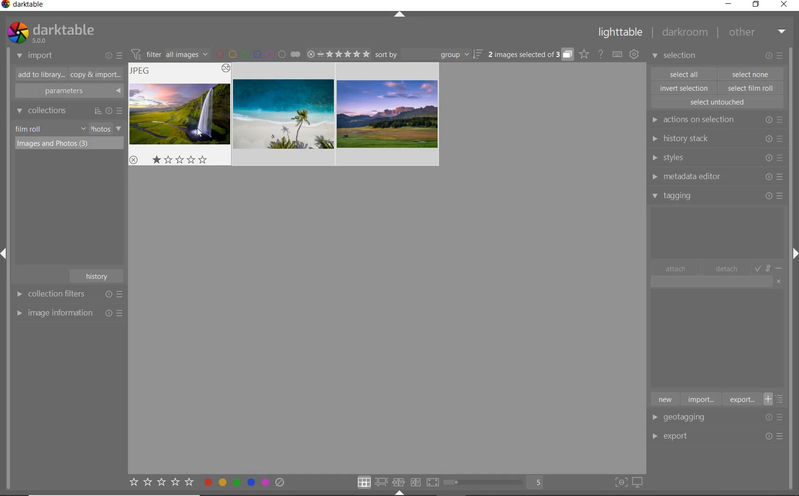 Image resolution: width=799 pixels, height=496 pixels. What do you see at coordinates (69, 313) in the screenshot?
I see `image information` at bounding box center [69, 313].